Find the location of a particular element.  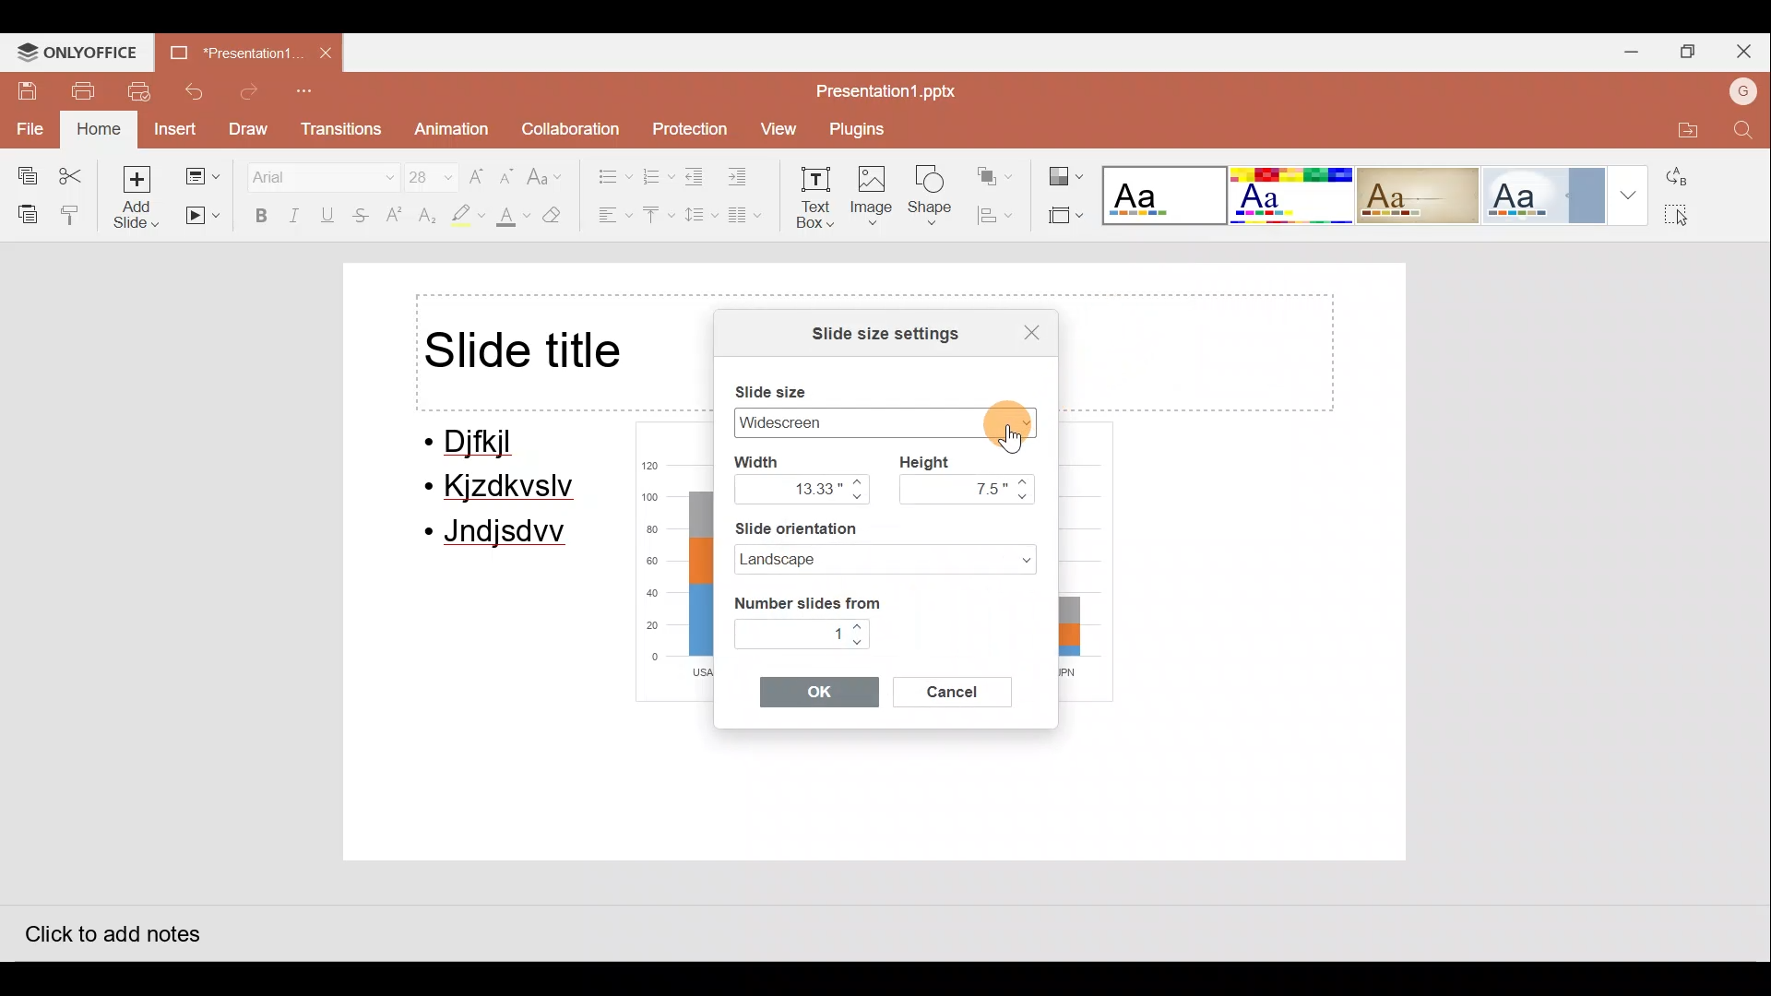

Slide orientation is located at coordinates (849, 528).